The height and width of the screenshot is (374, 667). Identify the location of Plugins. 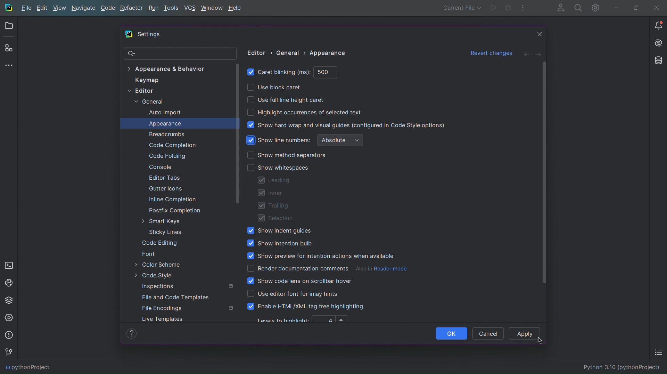
(9, 49).